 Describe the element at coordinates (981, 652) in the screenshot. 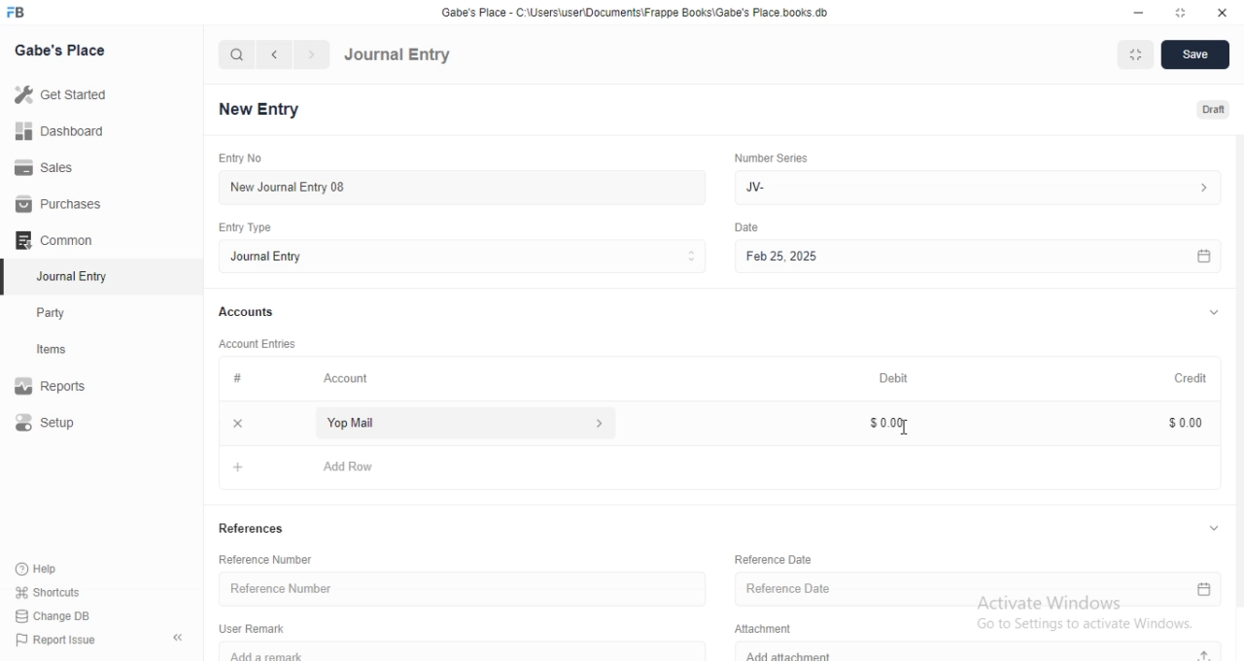

I see `Add attachment` at that location.